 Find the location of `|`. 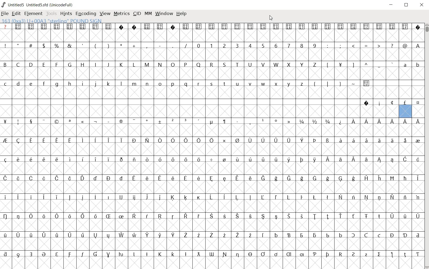

| is located at coordinates (327, 83).